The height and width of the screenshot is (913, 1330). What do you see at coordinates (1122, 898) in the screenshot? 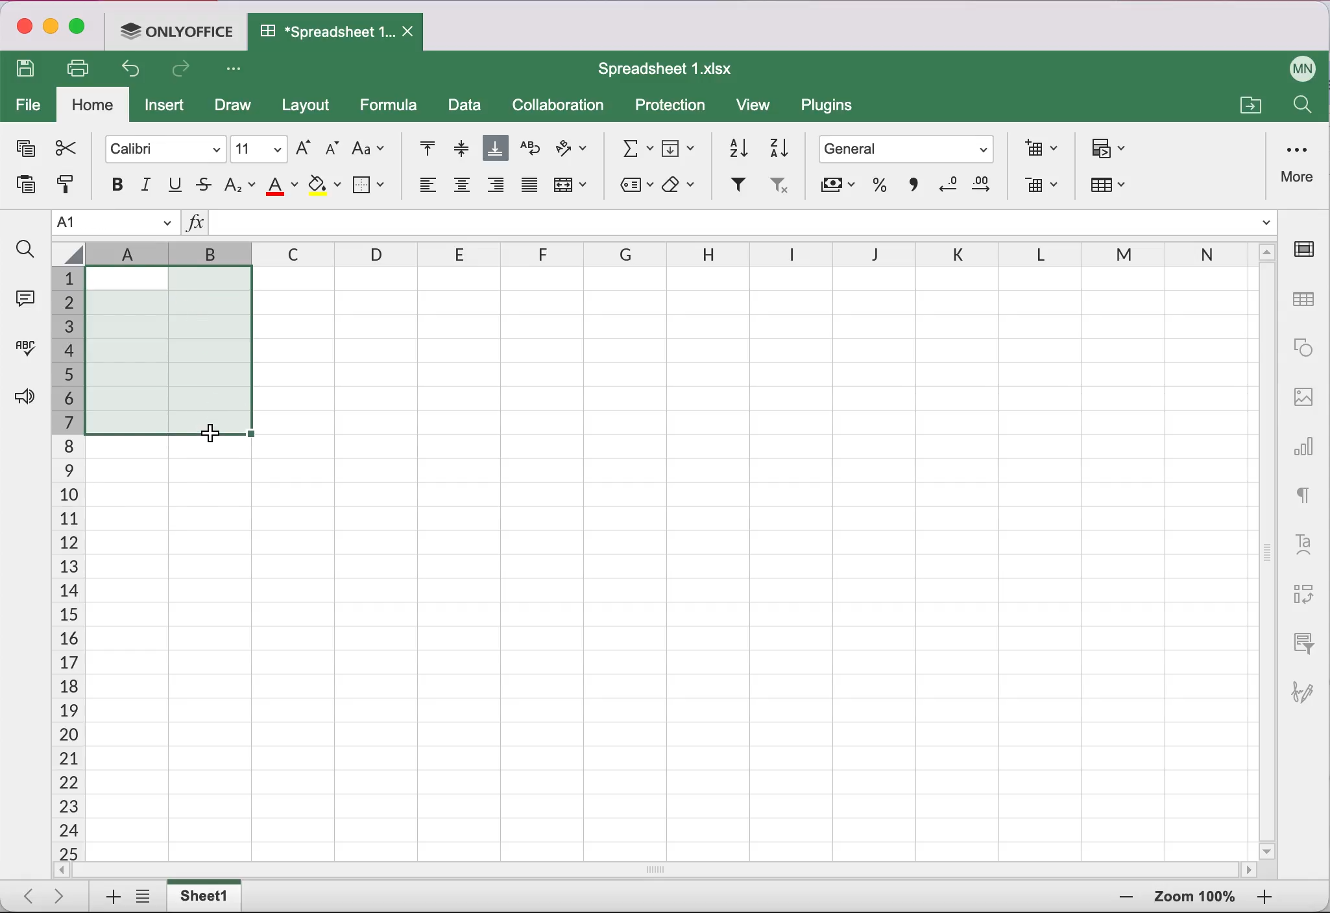
I see `zoom in` at bounding box center [1122, 898].